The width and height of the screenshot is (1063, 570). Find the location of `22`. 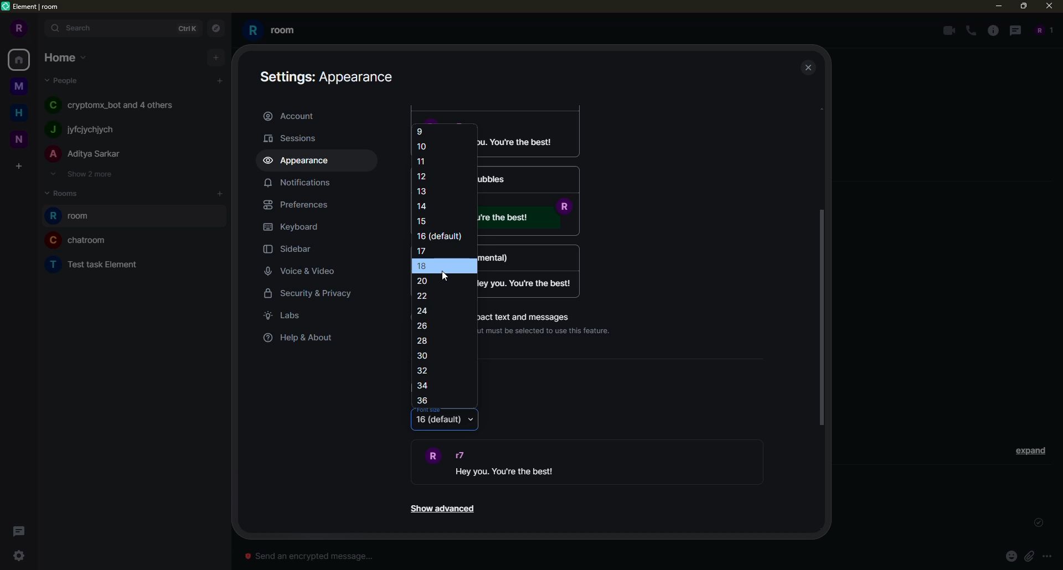

22 is located at coordinates (425, 296).